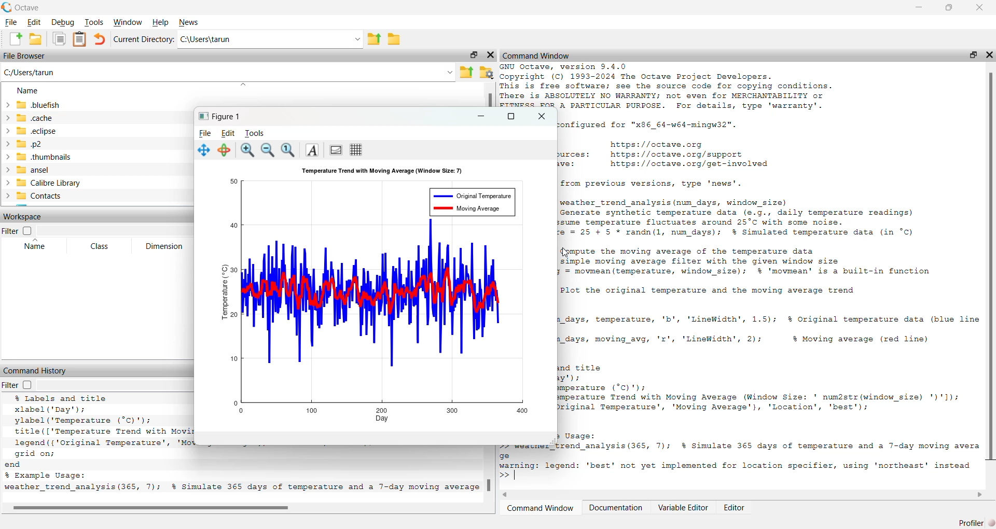 Image resolution: width=996 pixels, height=529 pixels. What do you see at coordinates (474, 54) in the screenshot?
I see `Maximize` at bounding box center [474, 54].